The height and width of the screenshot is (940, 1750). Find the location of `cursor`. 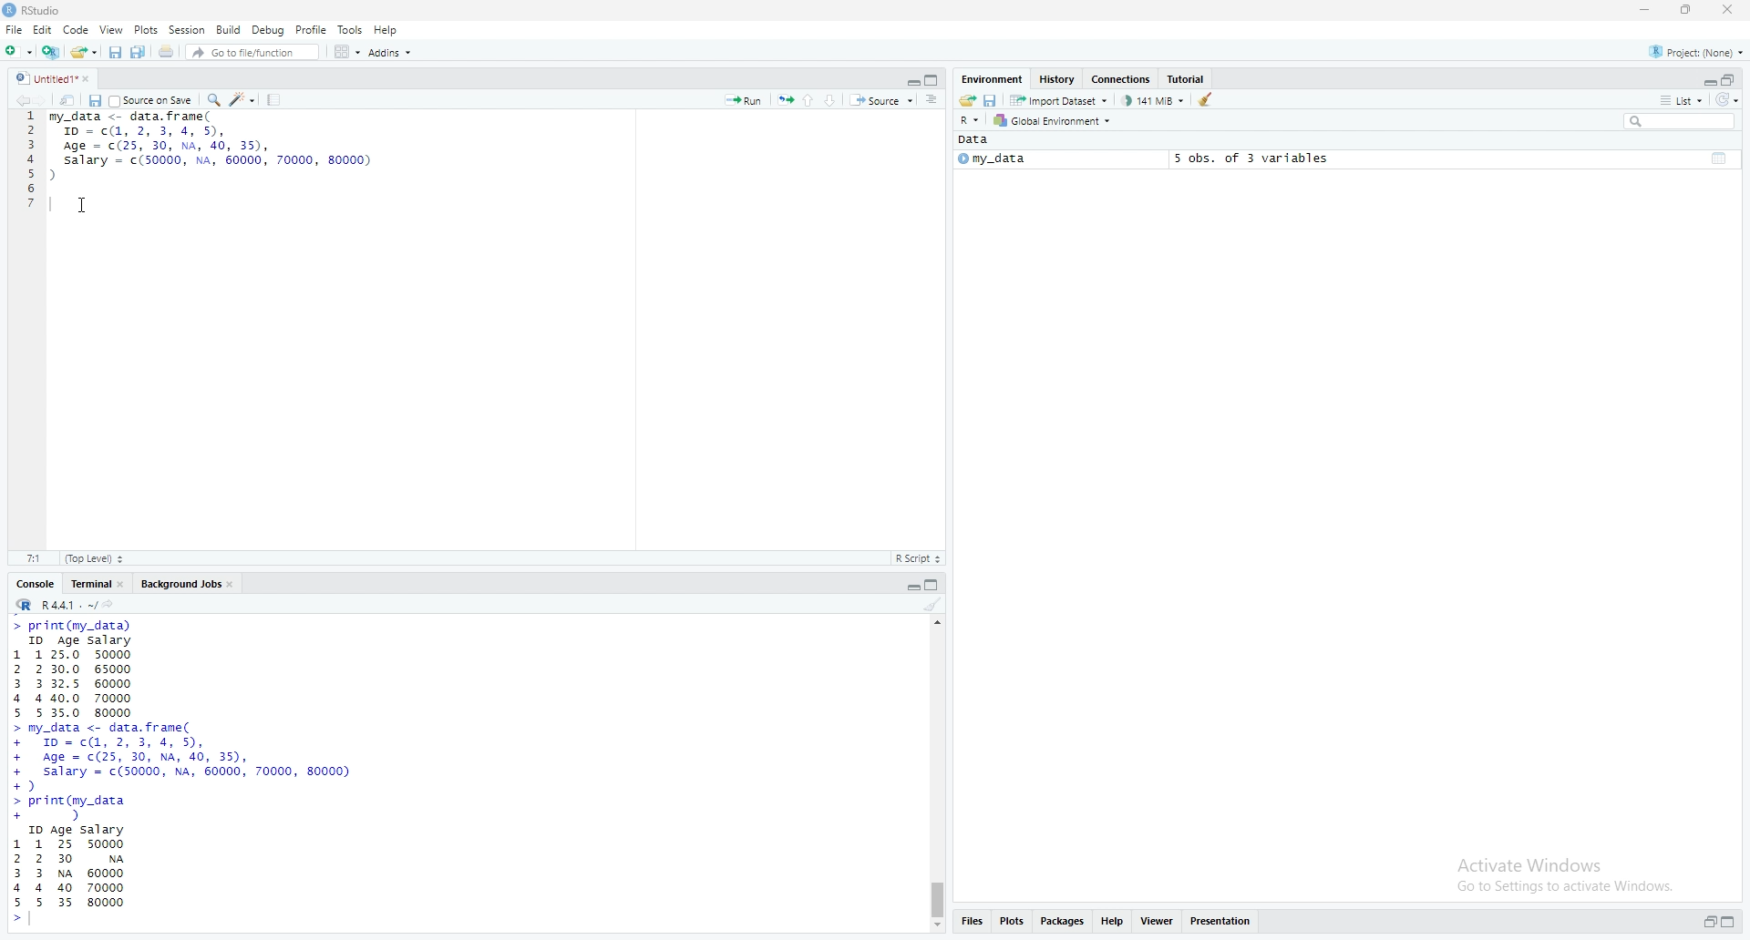

cursor is located at coordinates (83, 206).